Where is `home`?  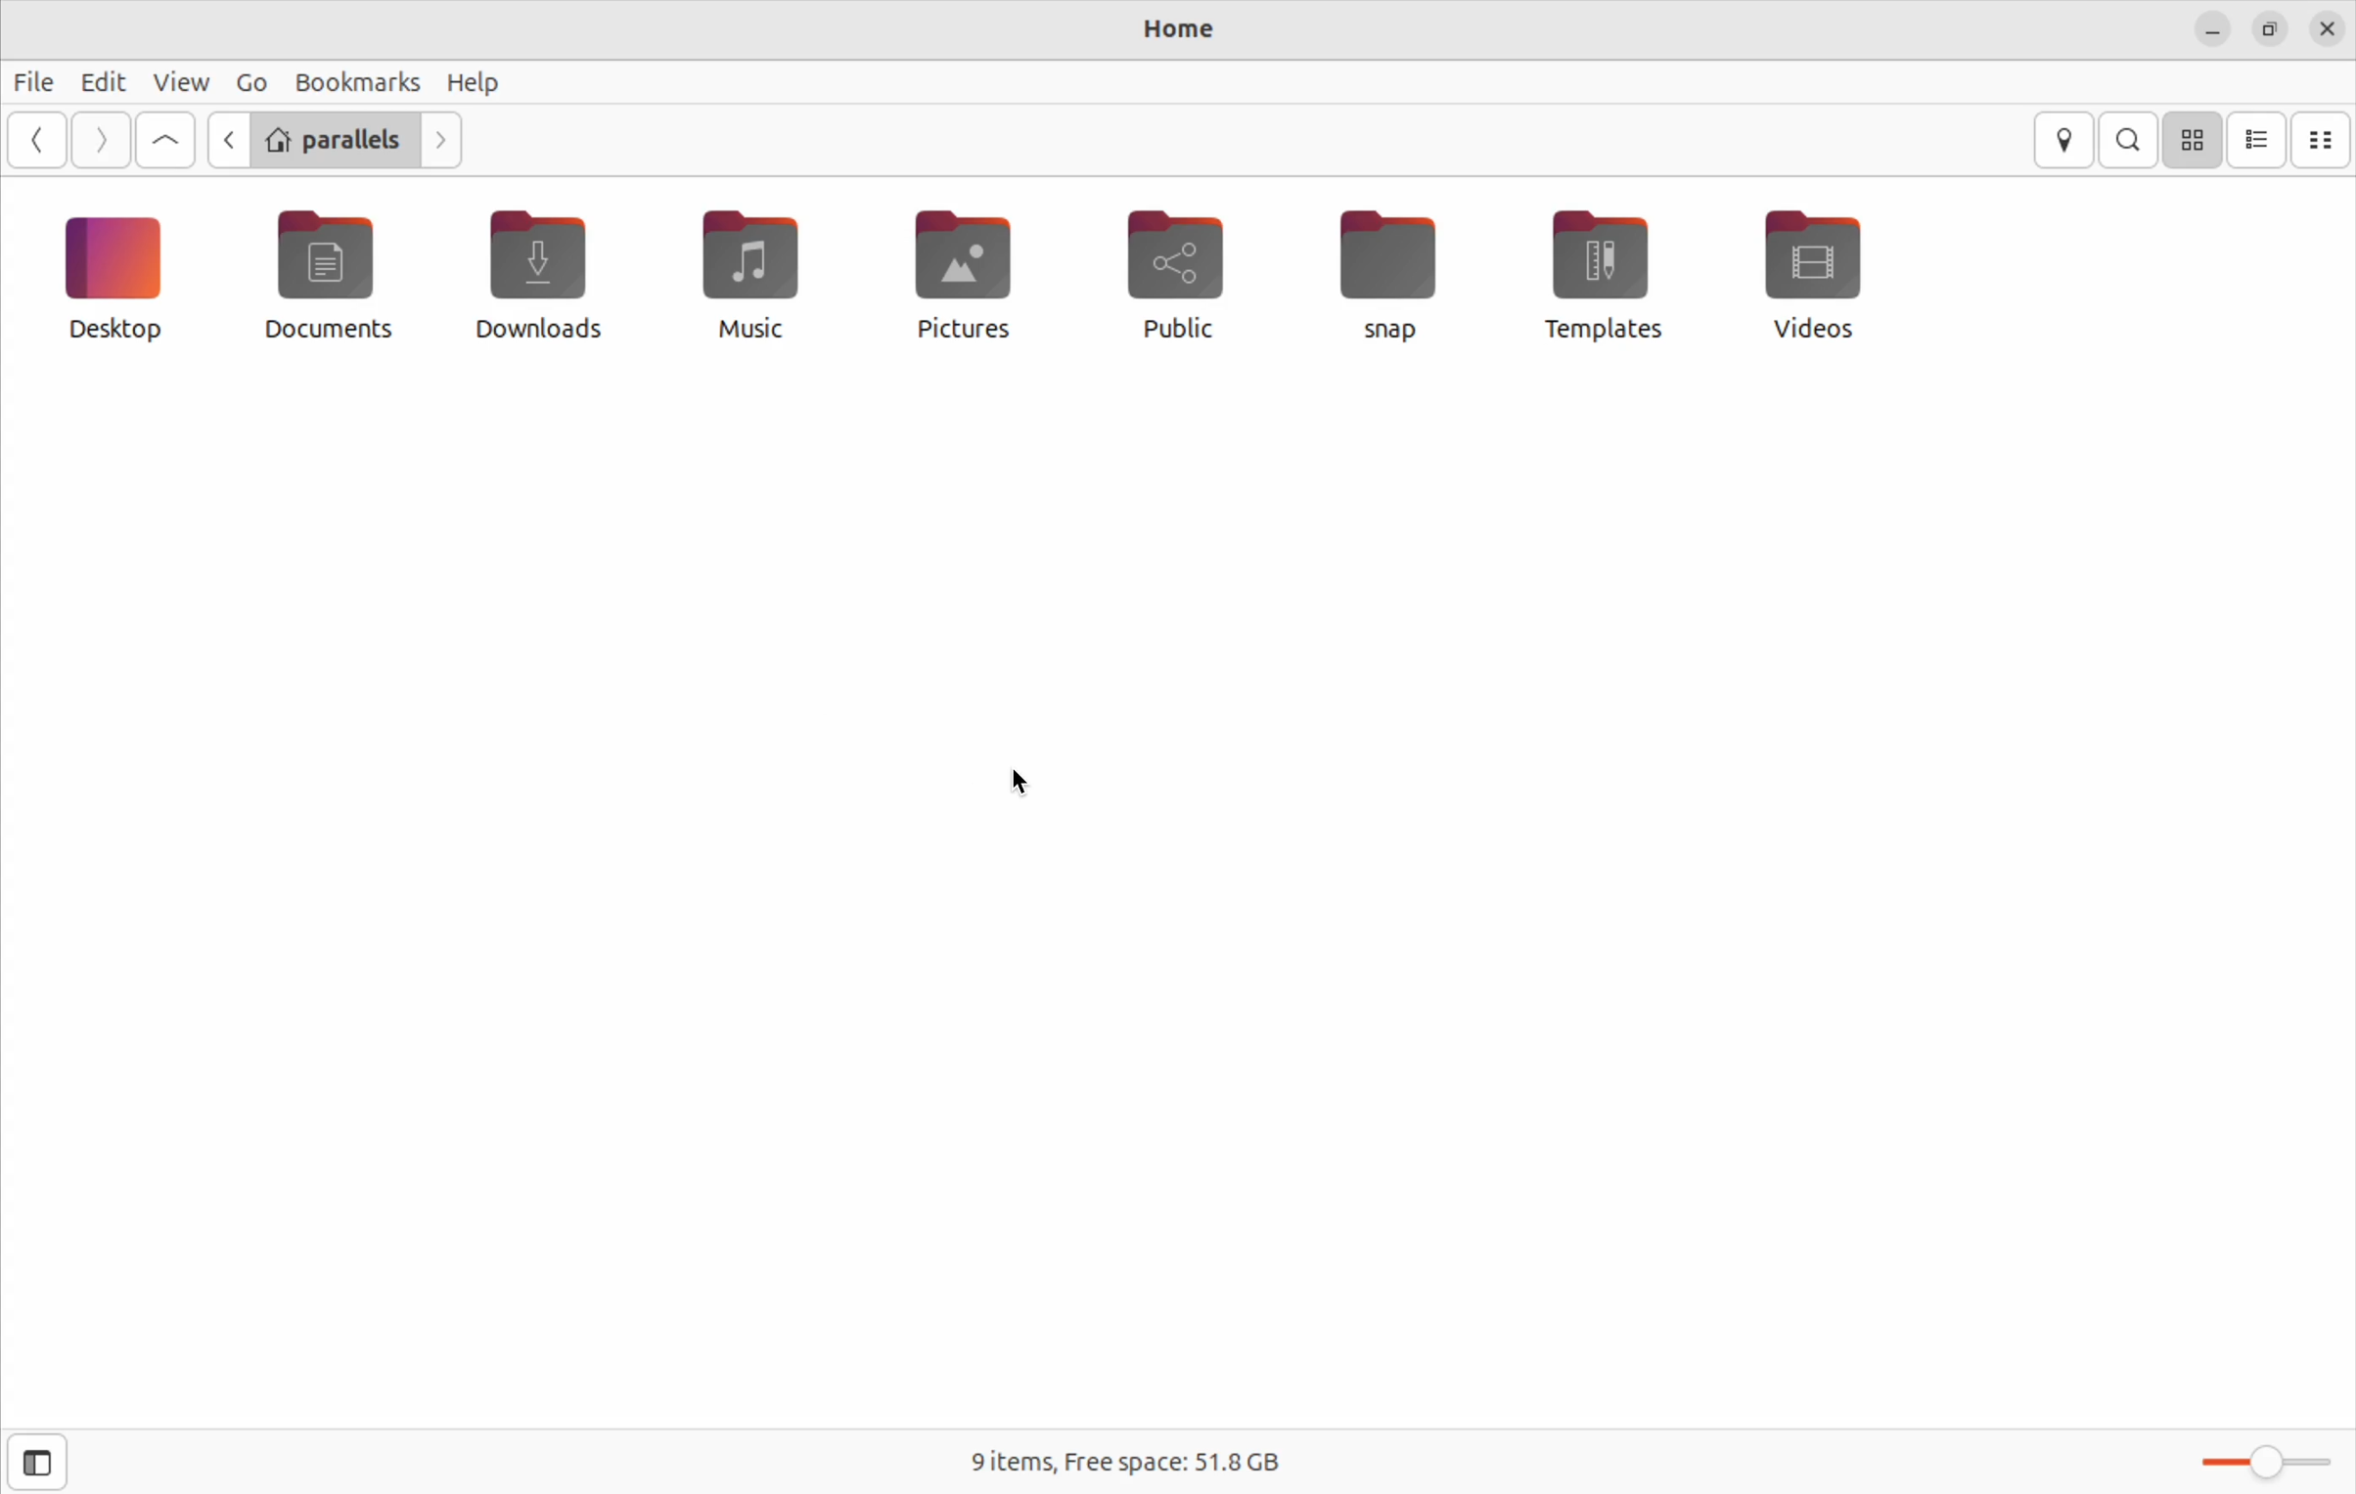
home is located at coordinates (1171, 30).